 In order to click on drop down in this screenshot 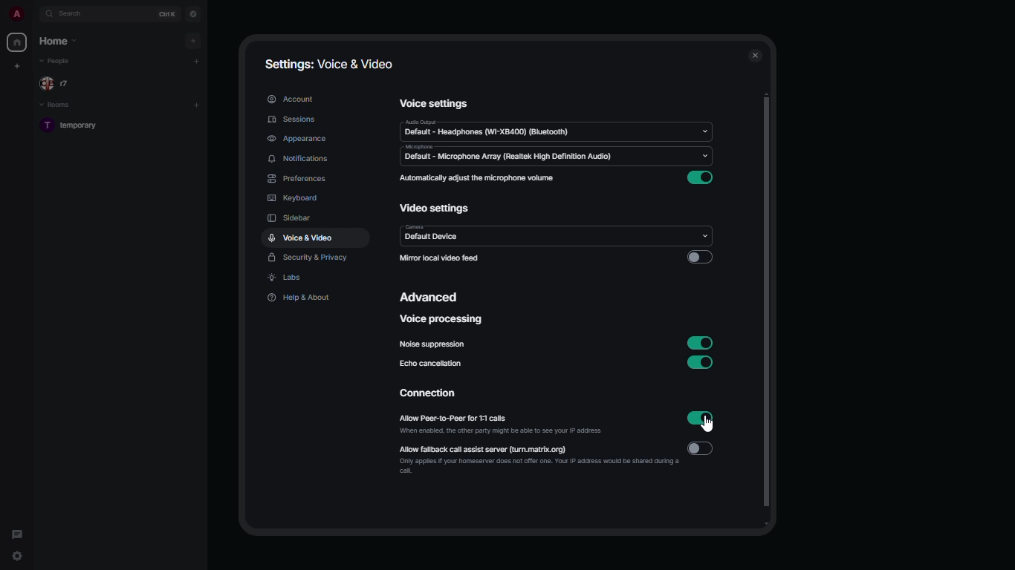, I will do `click(704, 132)`.